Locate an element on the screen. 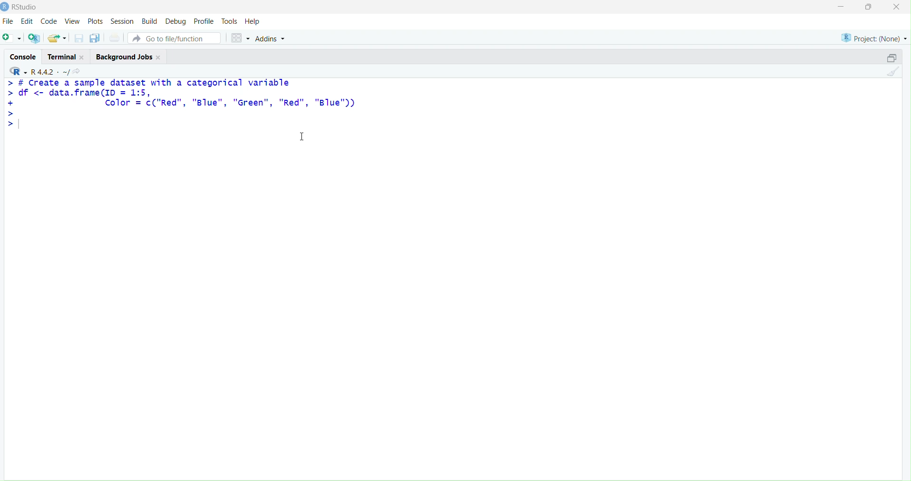 The height and width of the screenshot is (481, 911). session is located at coordinates (123, 21).